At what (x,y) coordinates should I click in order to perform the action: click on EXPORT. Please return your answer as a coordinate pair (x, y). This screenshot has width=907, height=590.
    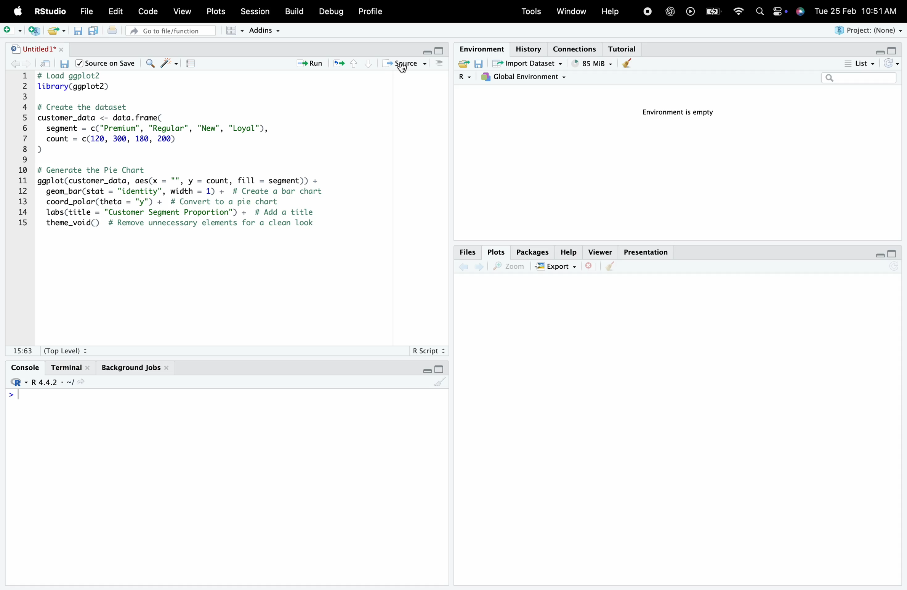
    Looking at the image, I should click on (556, 266).